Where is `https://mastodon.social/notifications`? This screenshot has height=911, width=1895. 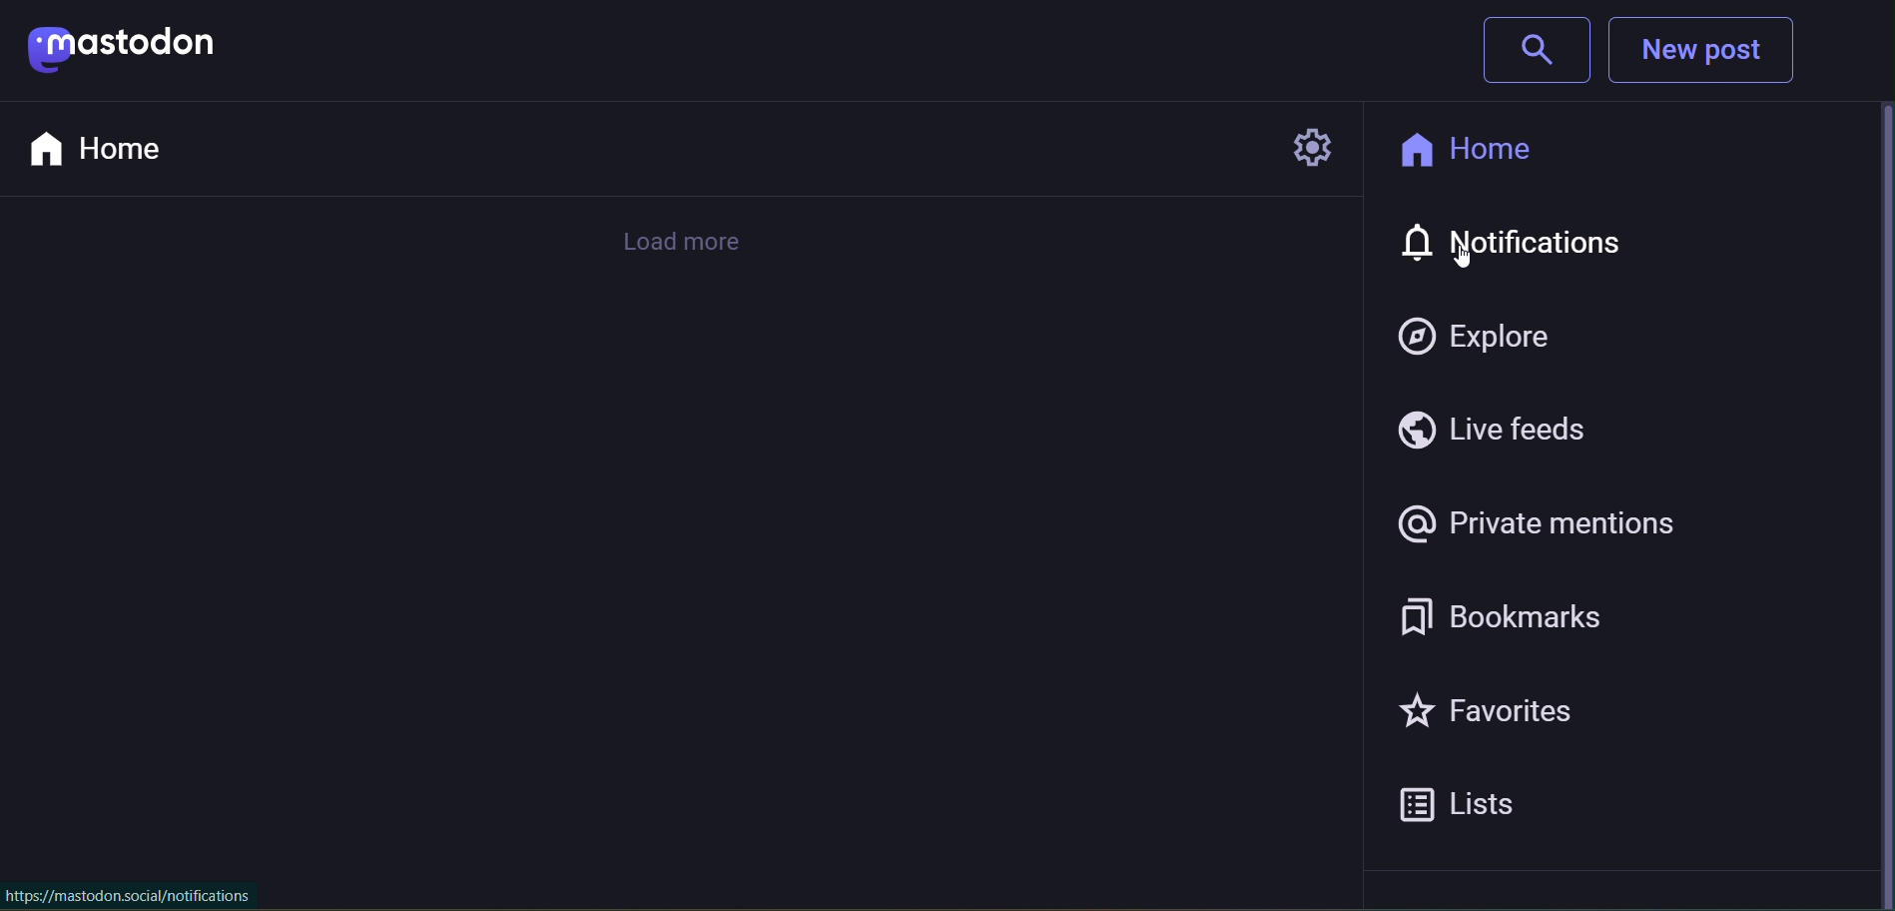 https://mastodon.social/notifications is located at coordinates (128, 896).